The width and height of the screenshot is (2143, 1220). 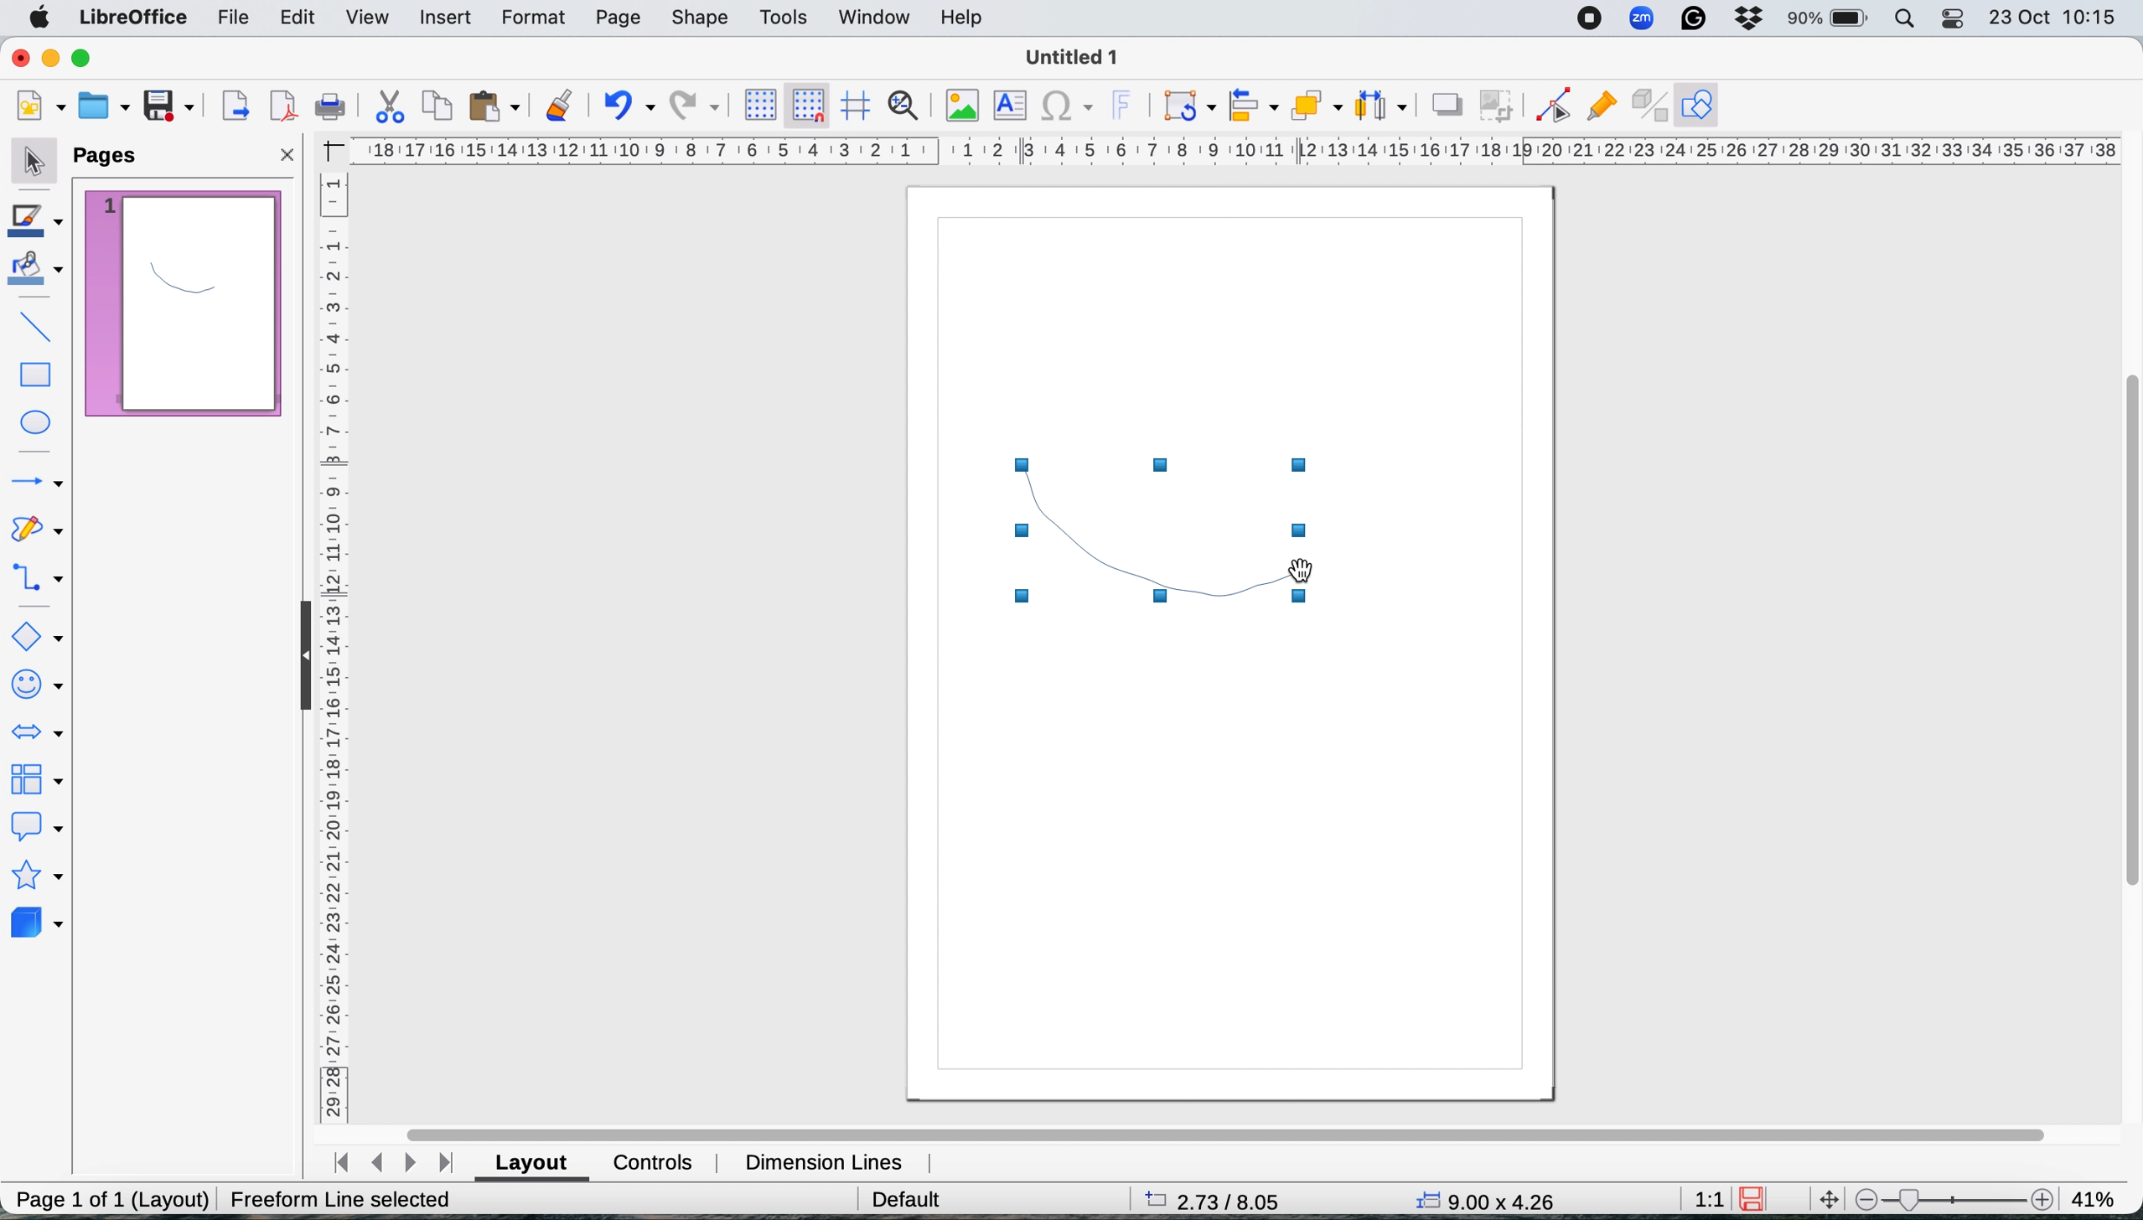 I want to click on callout shapes, so click(x=40, y=830).